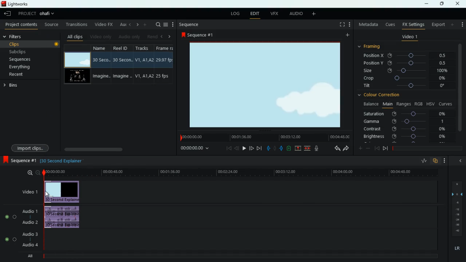  I want to click on all, so click(28, 257).